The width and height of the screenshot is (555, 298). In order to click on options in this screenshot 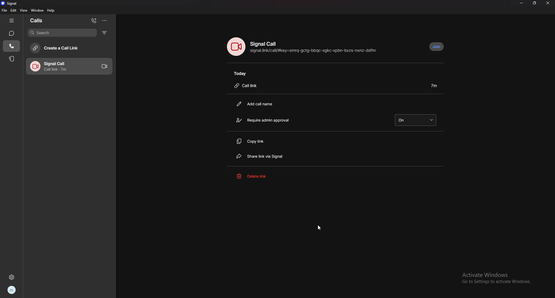, I will do `click(105, 20)`.